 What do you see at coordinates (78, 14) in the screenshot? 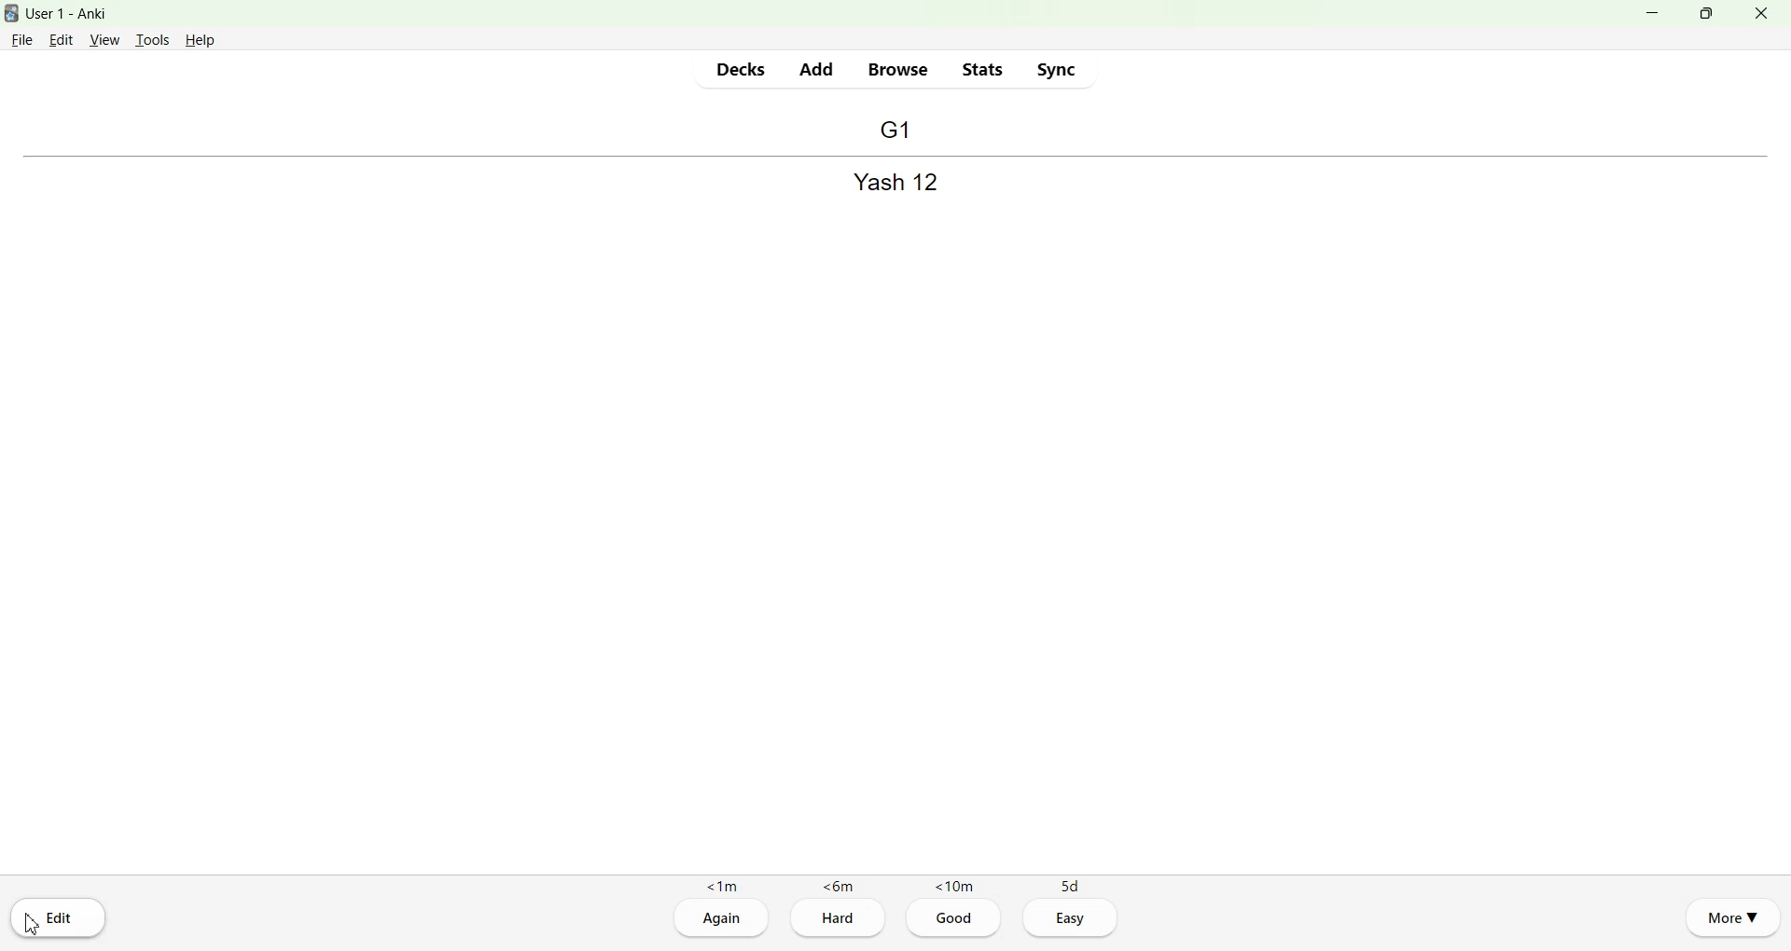
I see `User 1 - Anki` at bounding box center [78, 14].